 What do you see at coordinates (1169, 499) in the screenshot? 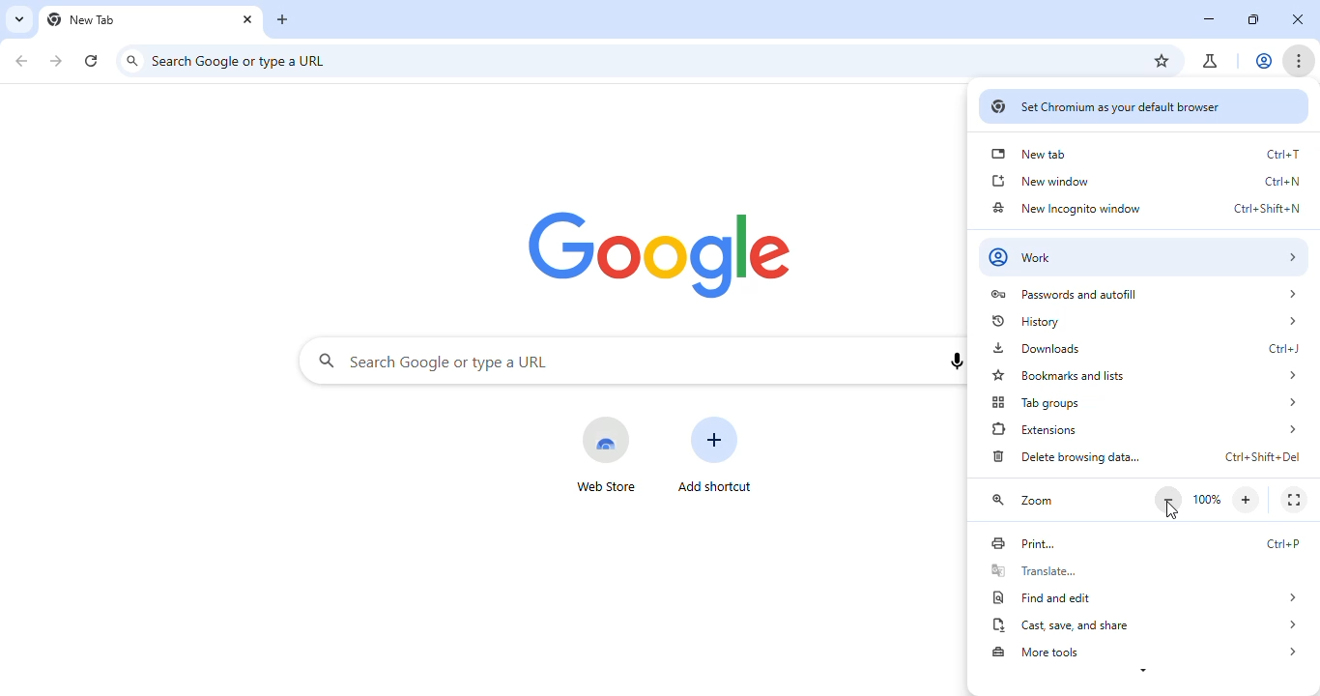
I see `zoom out` at bounding box center [1169, 499].